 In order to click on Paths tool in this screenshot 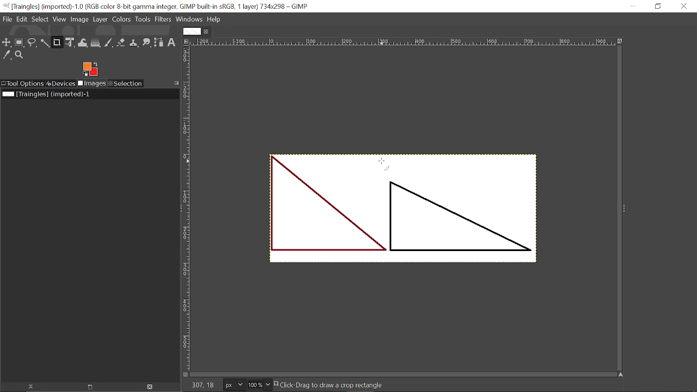, I will do `click(159, 42)`.